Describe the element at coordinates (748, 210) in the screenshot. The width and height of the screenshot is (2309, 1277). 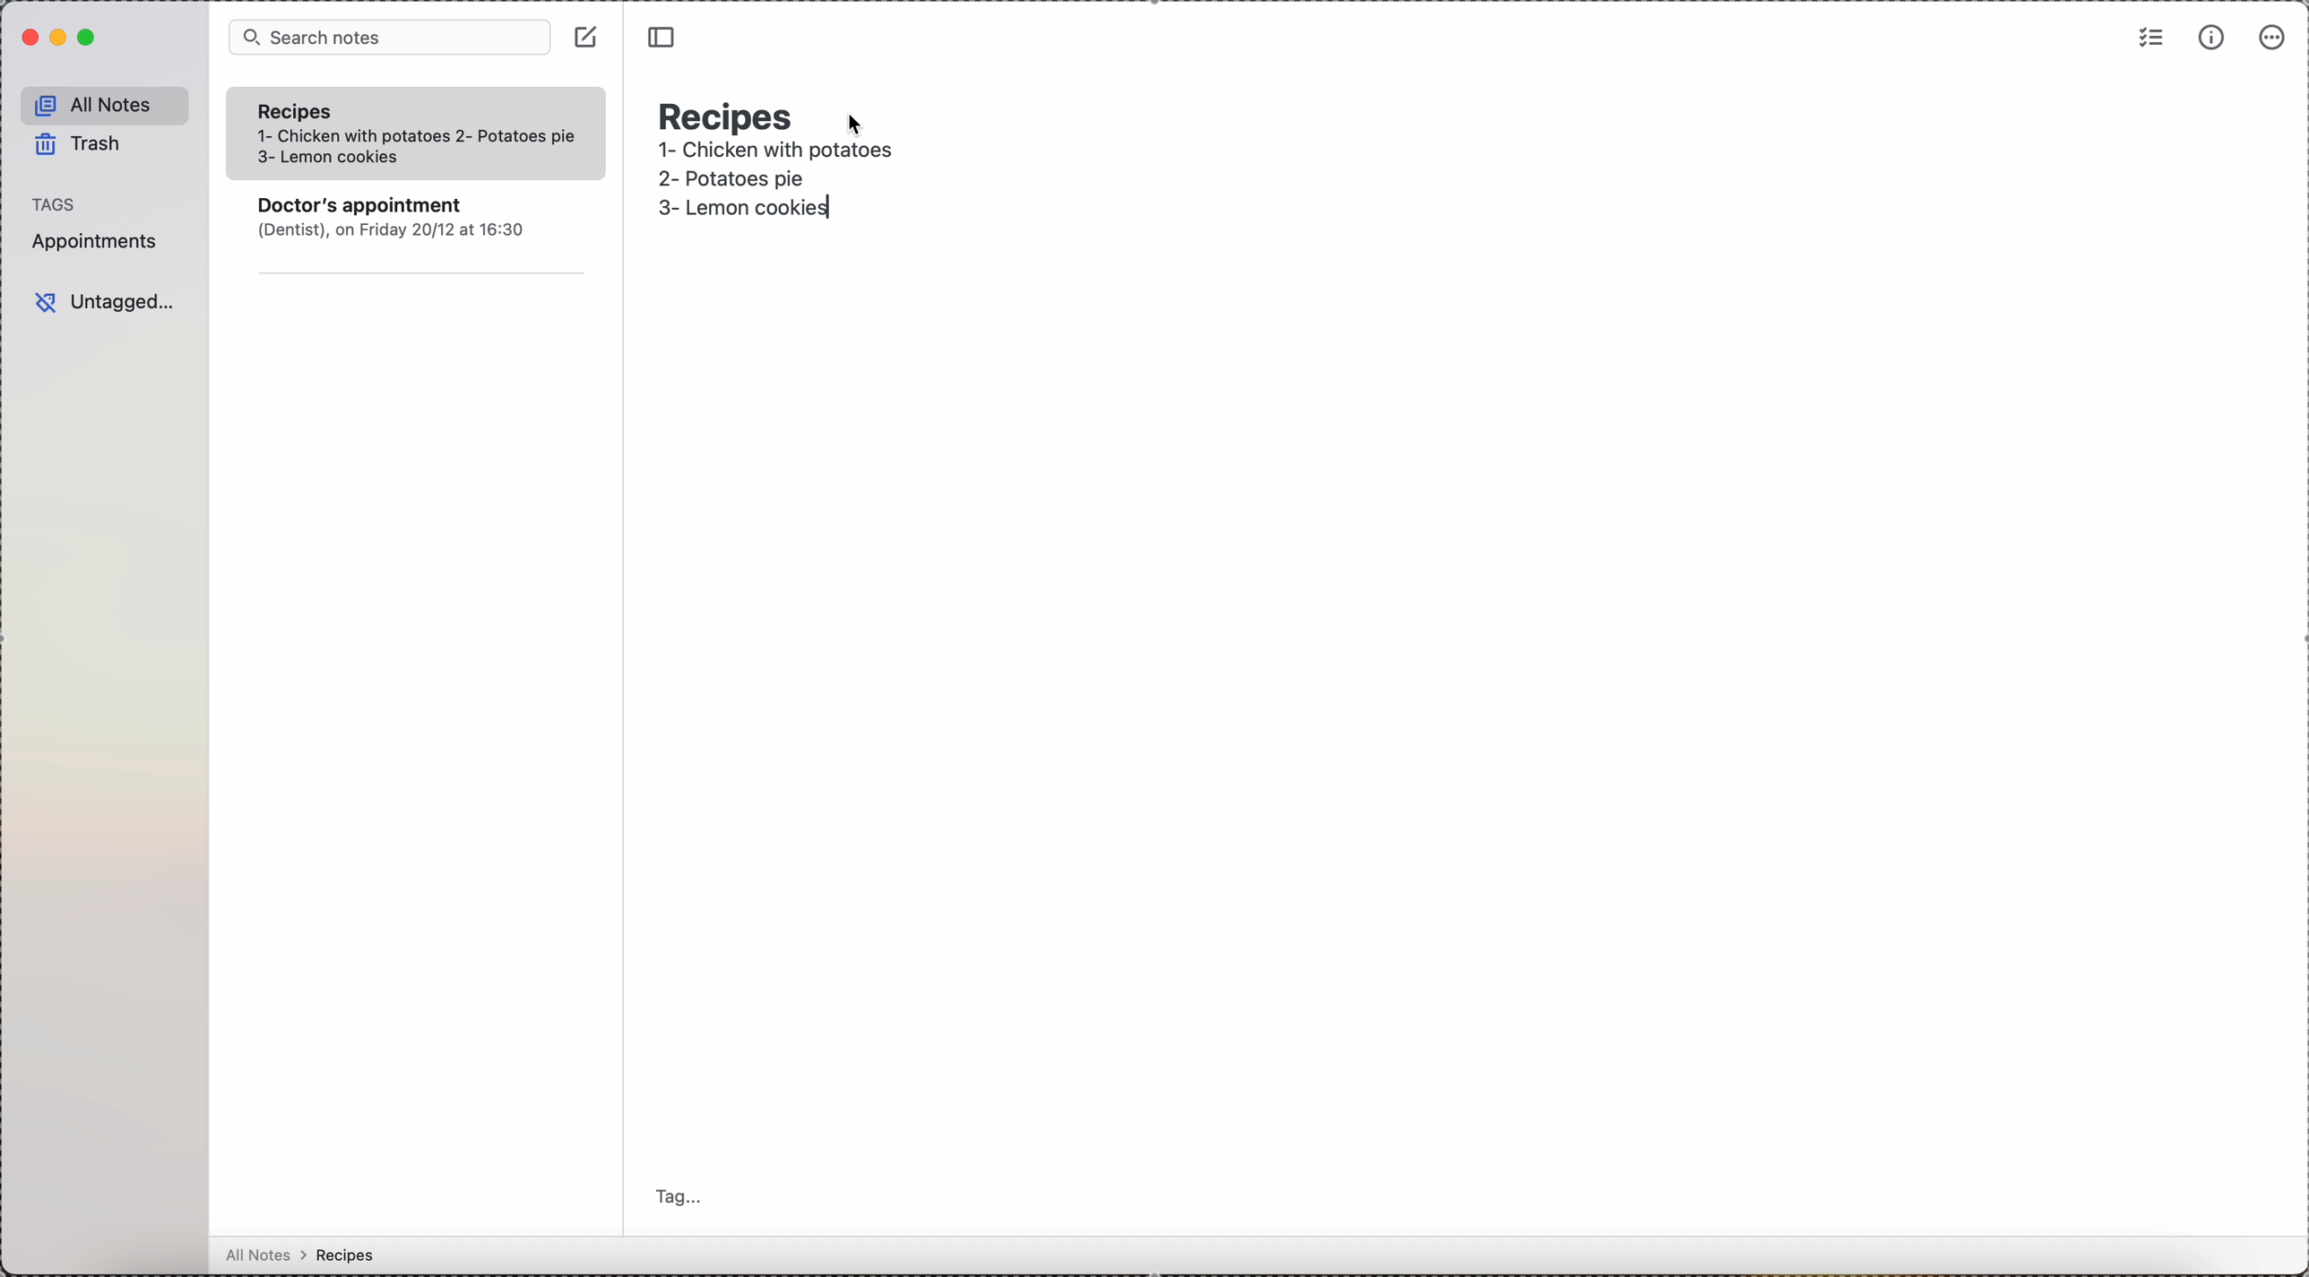
I see `third recipe` at that location.